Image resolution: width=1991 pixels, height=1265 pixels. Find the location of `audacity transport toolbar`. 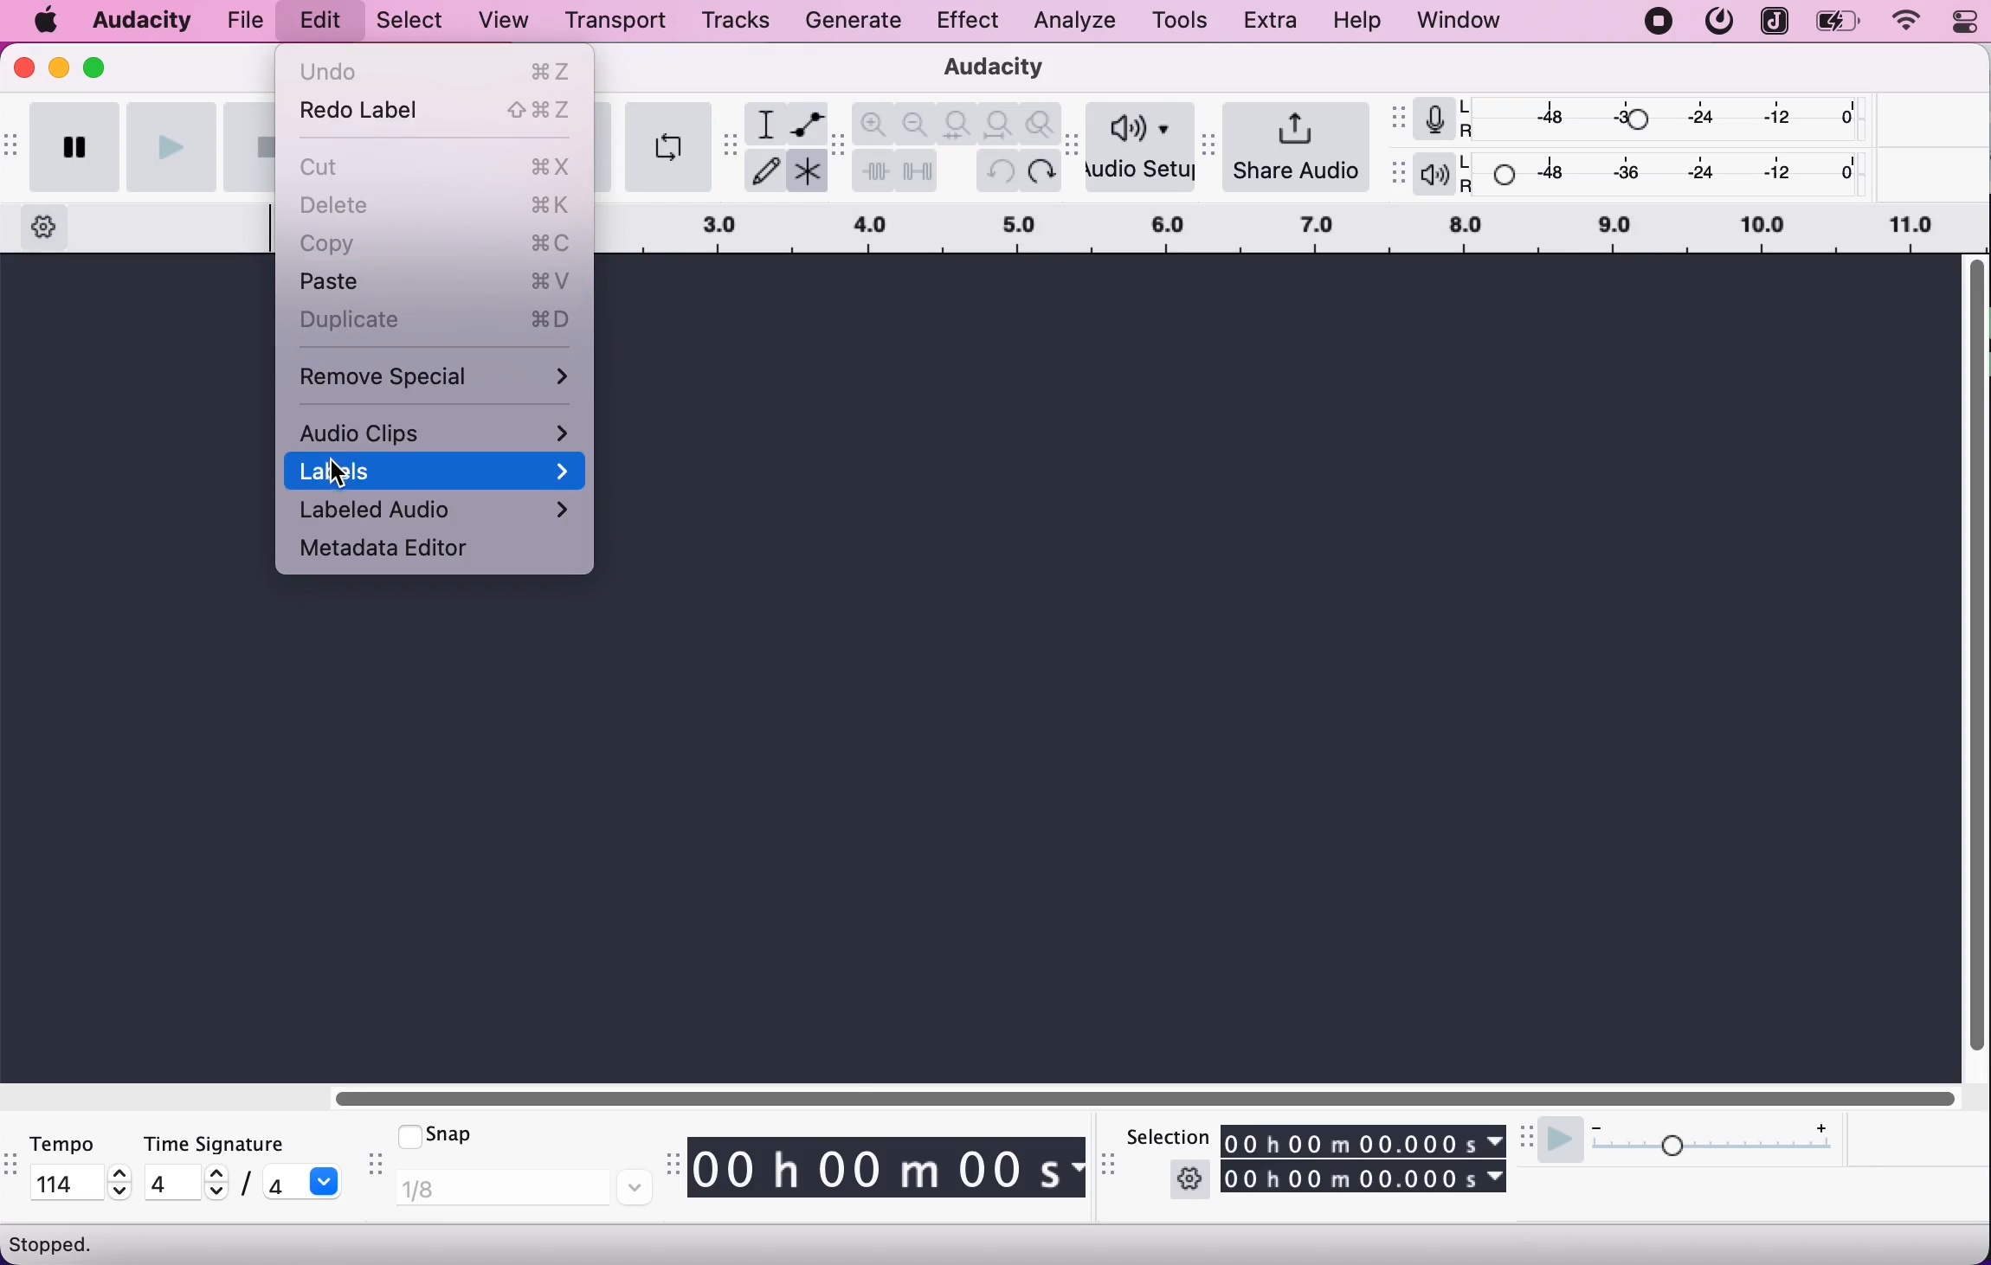

audacity transport toolbar is located at coordinates (12, 143).